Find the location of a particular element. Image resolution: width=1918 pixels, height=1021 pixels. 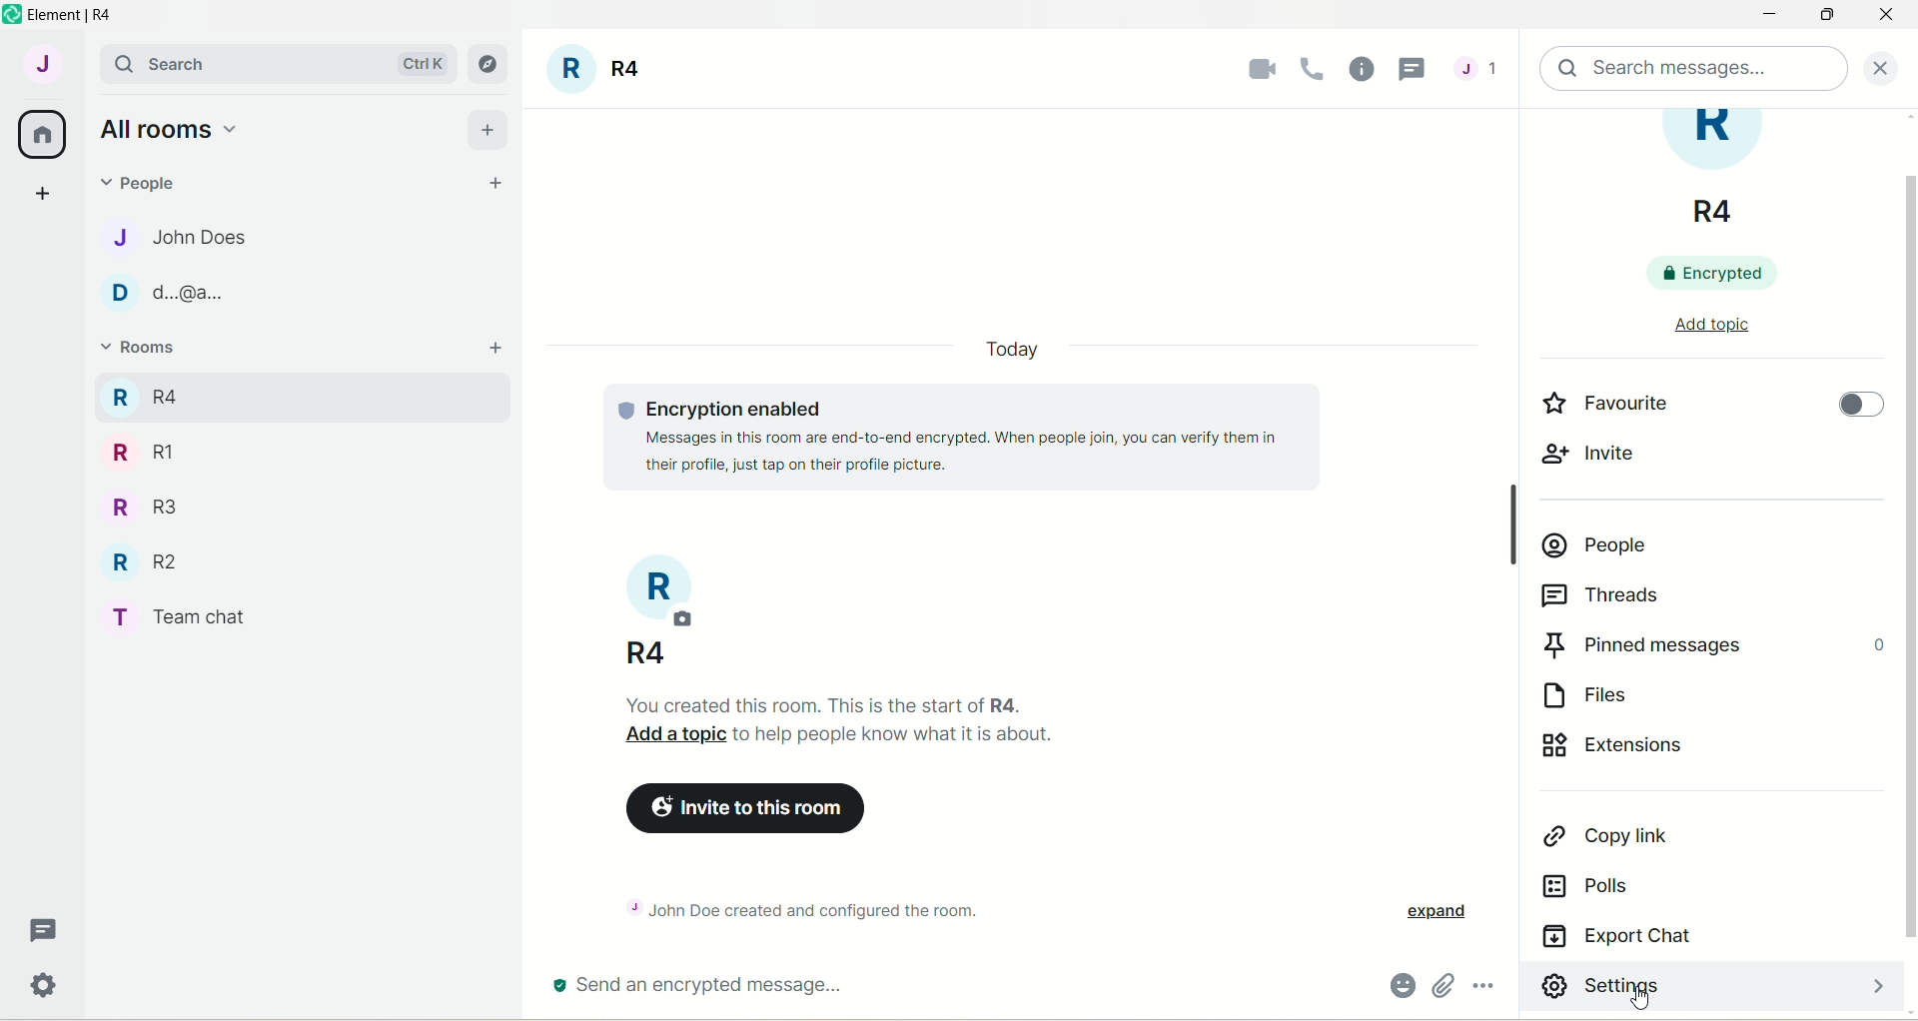

copy link is located at coordinates (1605, 838).